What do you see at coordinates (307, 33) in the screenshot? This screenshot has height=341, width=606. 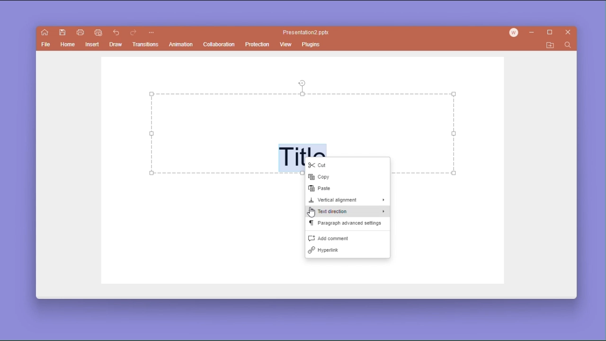 I see `Presentation2 pptx.` at bounding box center [307, 33].